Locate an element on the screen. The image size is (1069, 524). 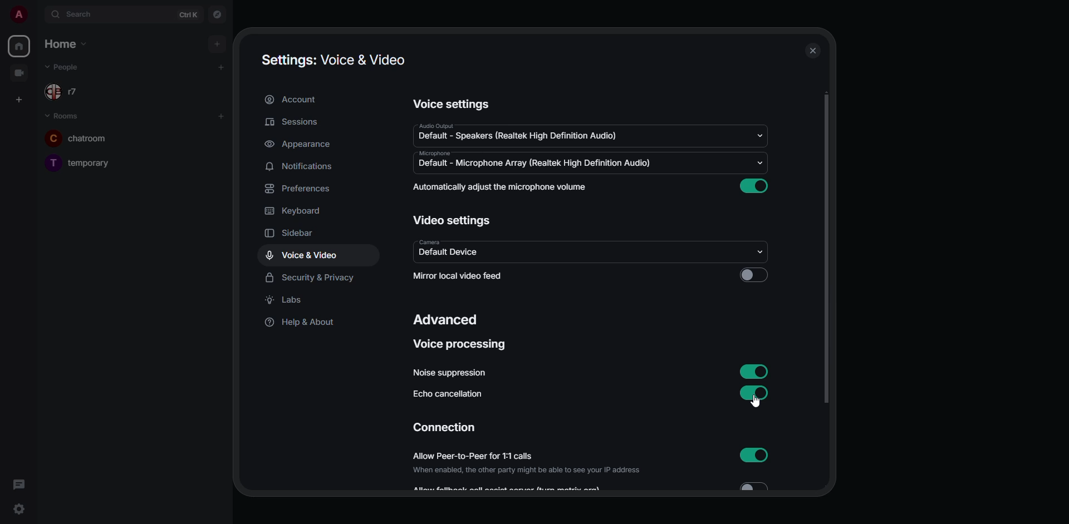
video room is located at coordinates (22, 72).